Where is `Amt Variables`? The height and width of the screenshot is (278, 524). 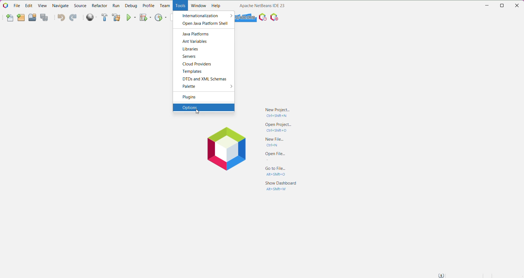 Amt Variables is located at coordinates (195, 41).